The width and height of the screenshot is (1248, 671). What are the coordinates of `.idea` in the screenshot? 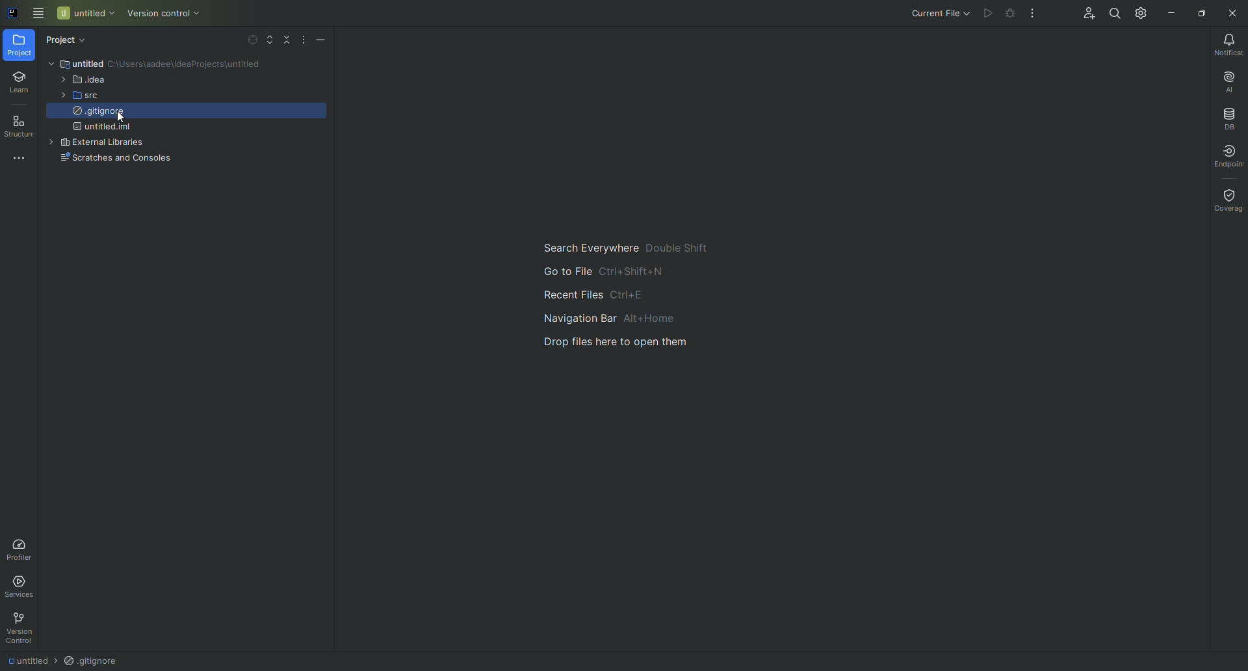 It's located at (87, 80).